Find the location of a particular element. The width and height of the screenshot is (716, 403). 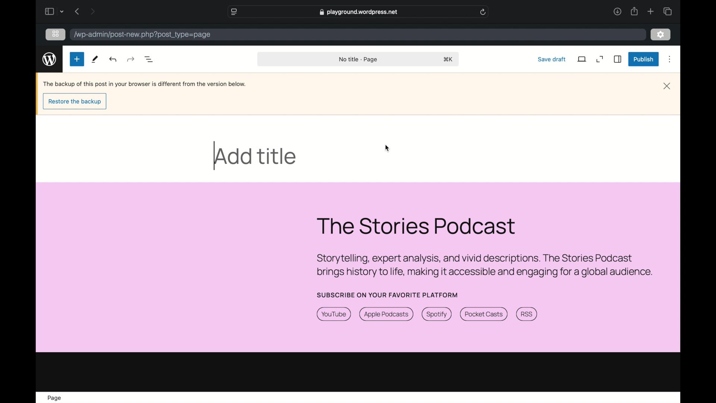

refresh is located at coordinates (483, 12).